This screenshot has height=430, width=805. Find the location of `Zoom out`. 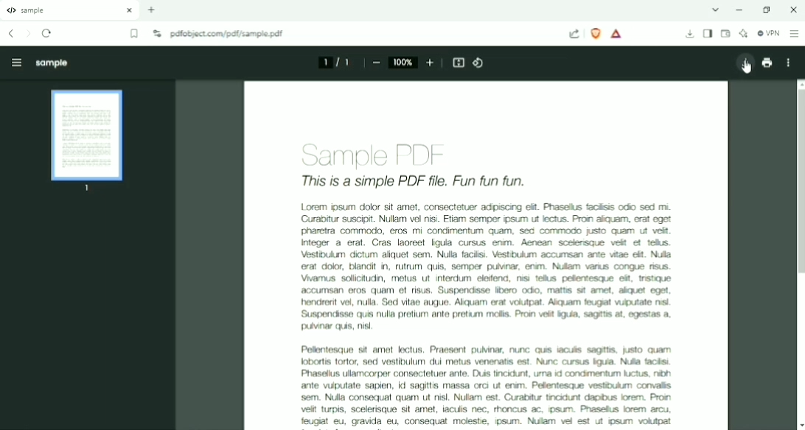

Zoom out is located at coordinates (376, 63).